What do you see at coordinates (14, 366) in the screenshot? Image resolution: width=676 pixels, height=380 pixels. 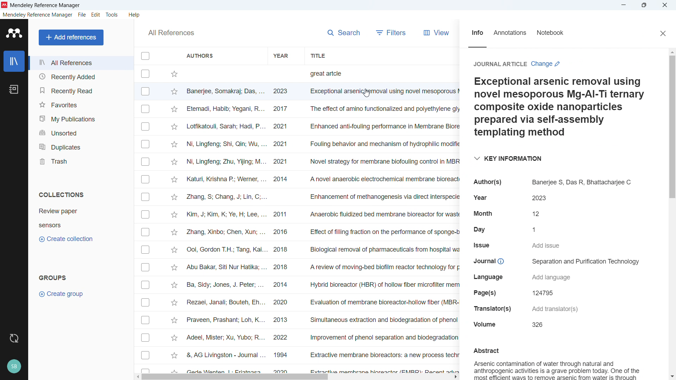 I see `` at bounding box center [14, 366].